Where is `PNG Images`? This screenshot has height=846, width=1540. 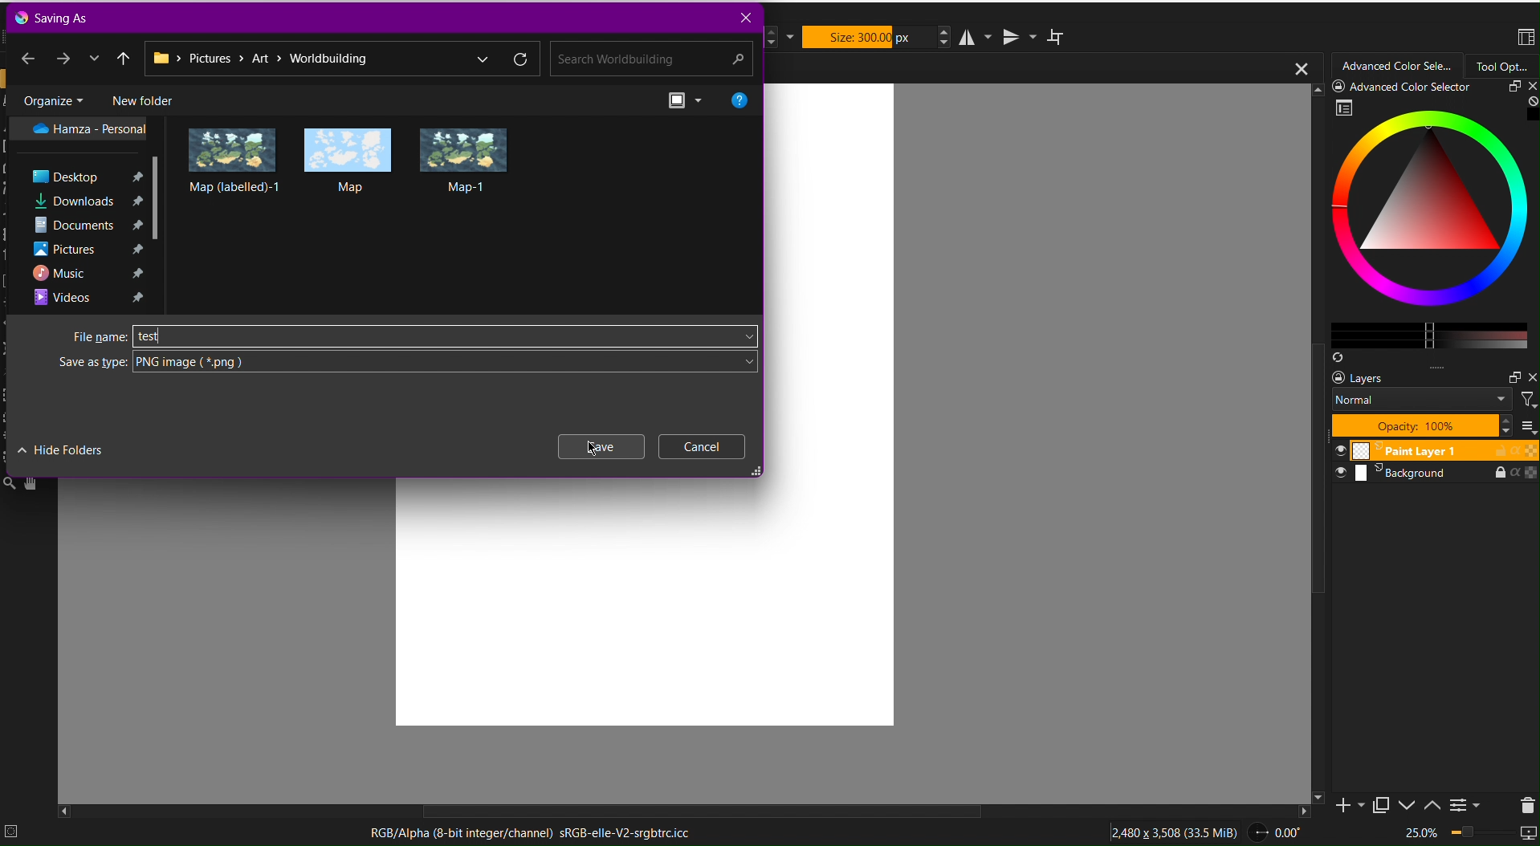 PNG Images is located at coordinates (349, 160).